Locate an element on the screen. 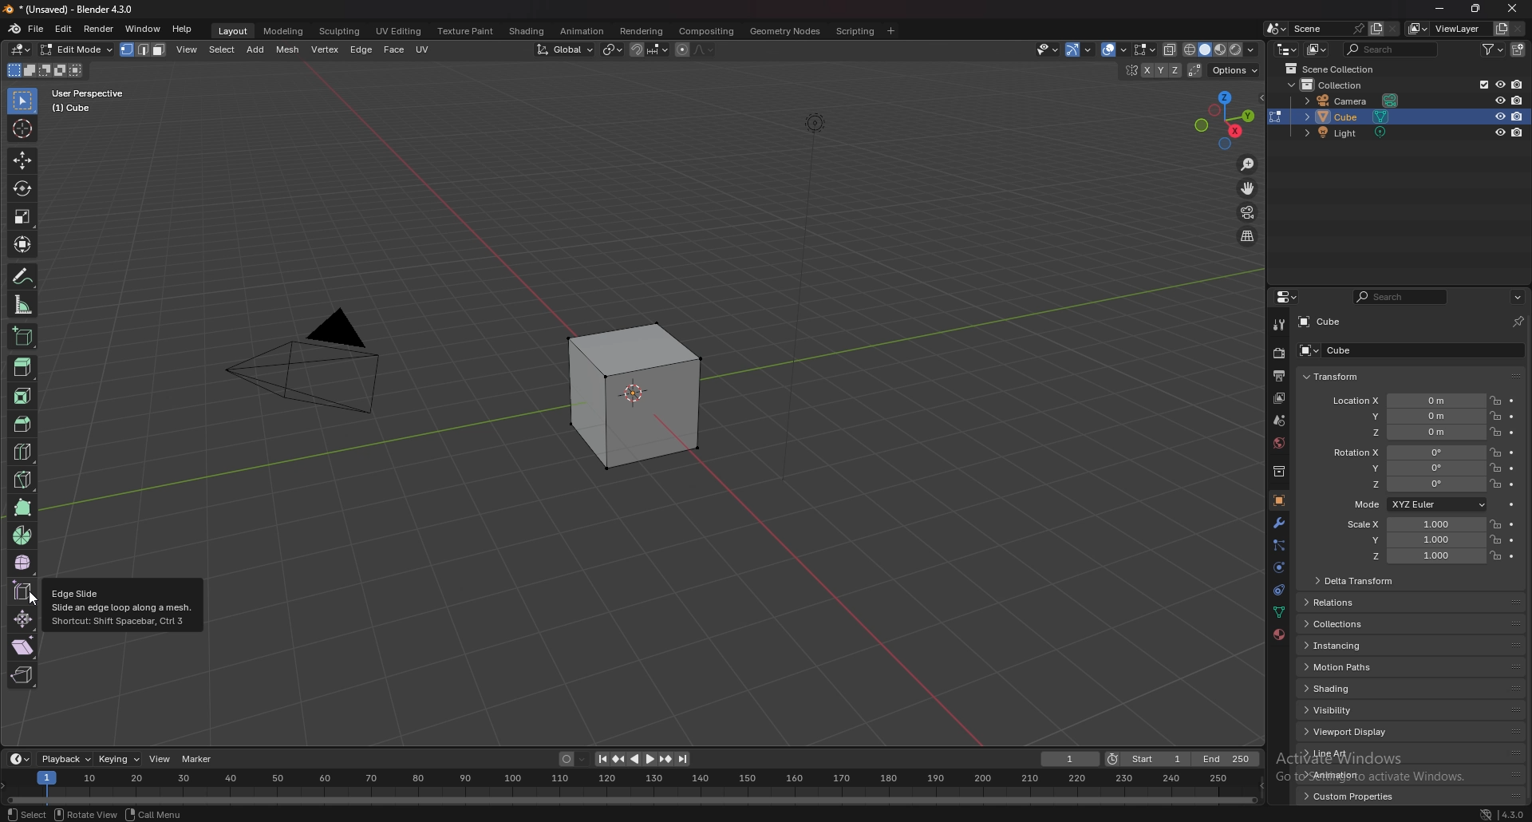  resize is located at coordinates (1476, 9).